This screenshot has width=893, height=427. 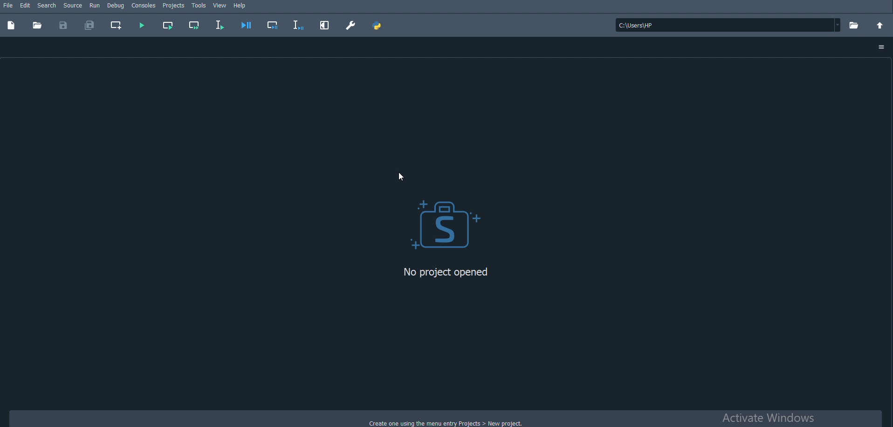 I want to click on Save all files, so click(x=91, y=25).